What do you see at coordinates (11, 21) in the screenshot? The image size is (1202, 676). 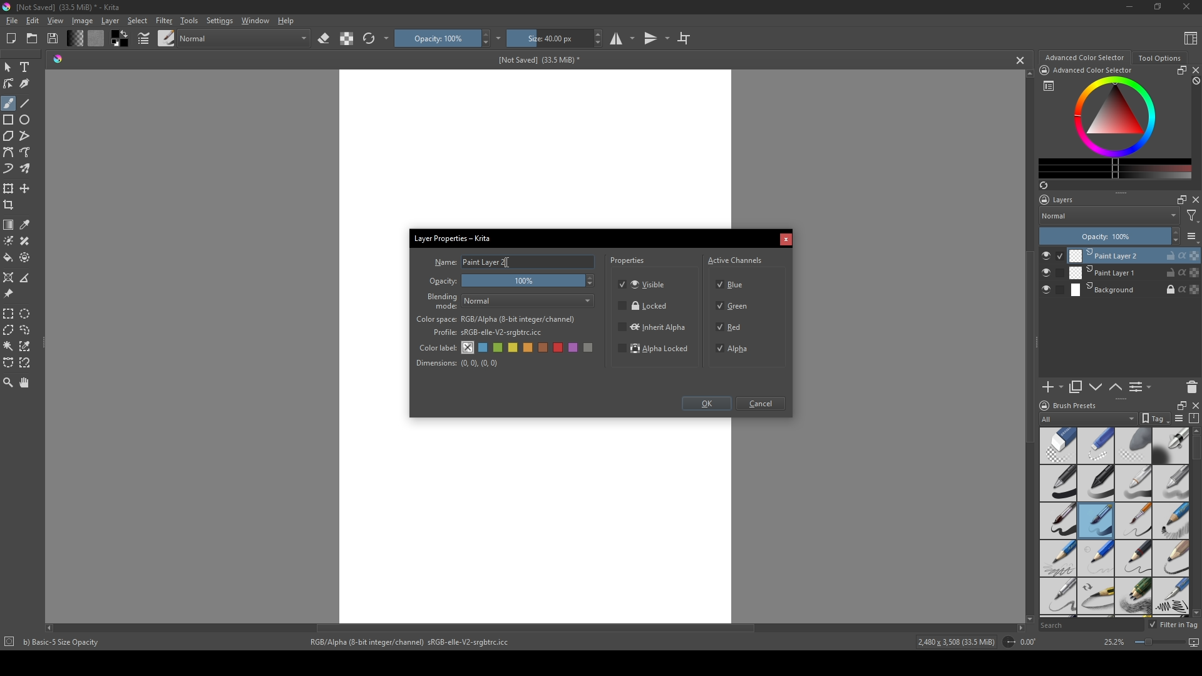 I see `file` at bounding box center [11, 21].